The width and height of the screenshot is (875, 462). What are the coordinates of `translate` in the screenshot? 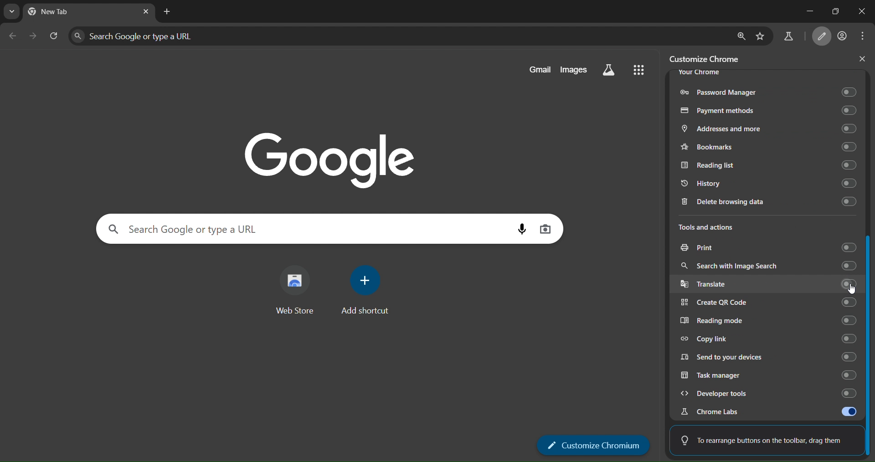 It's located at (768, 284).